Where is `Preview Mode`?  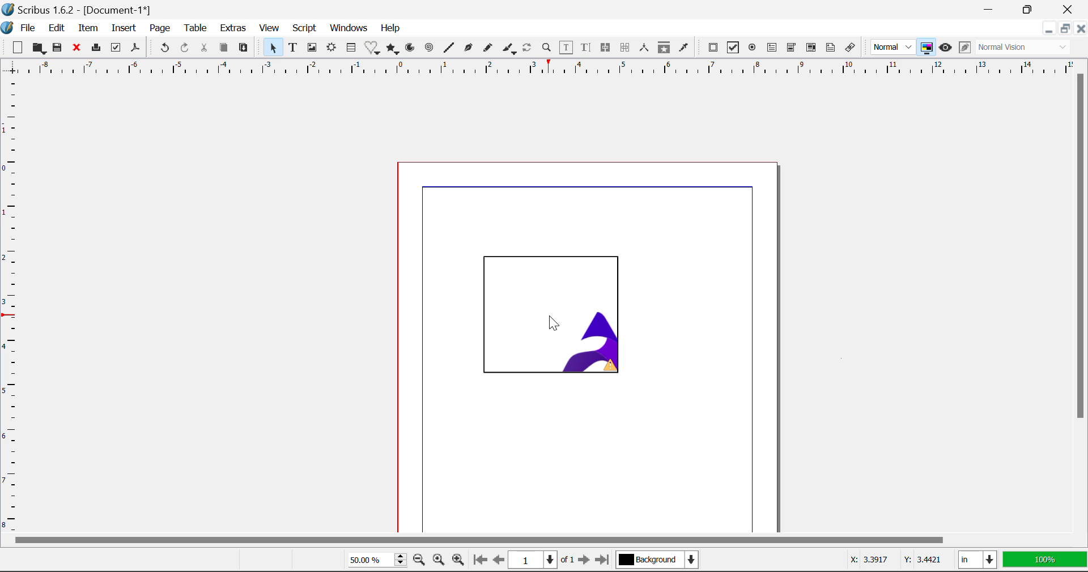 Preview Mode is located at coordinates (945, 48).